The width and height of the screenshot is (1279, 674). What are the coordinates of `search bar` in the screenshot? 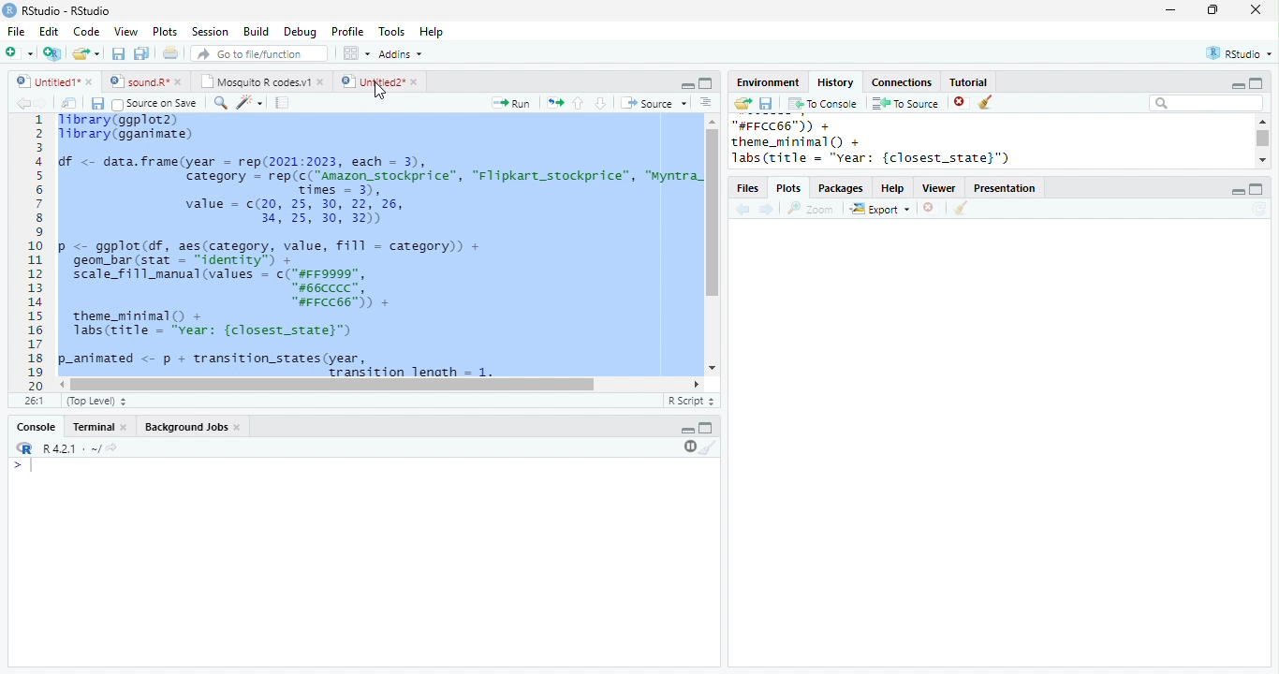 It's located at (1206, 103).